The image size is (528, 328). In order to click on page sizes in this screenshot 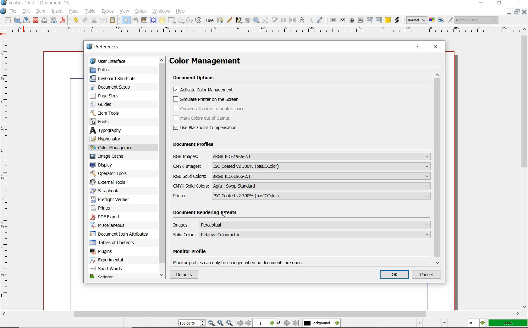, I will do `click(110, 96)`.